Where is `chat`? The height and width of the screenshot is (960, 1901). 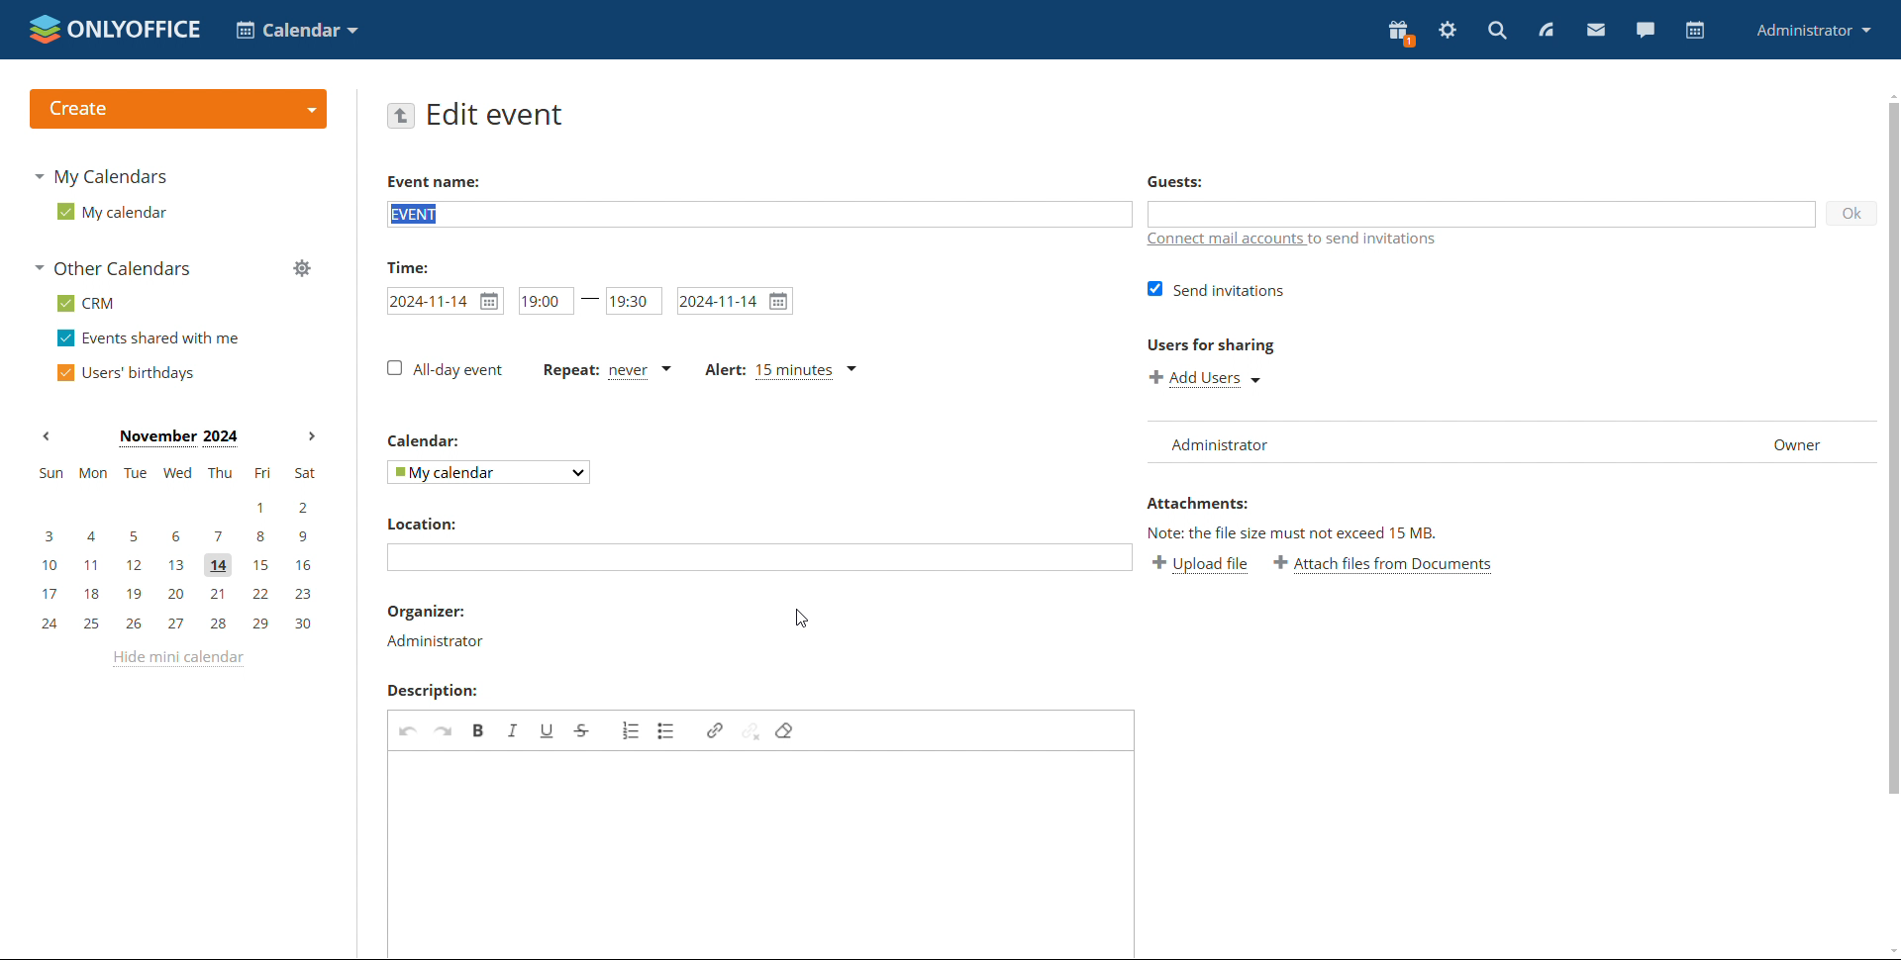 chat is located at coordinates (1646, 29).